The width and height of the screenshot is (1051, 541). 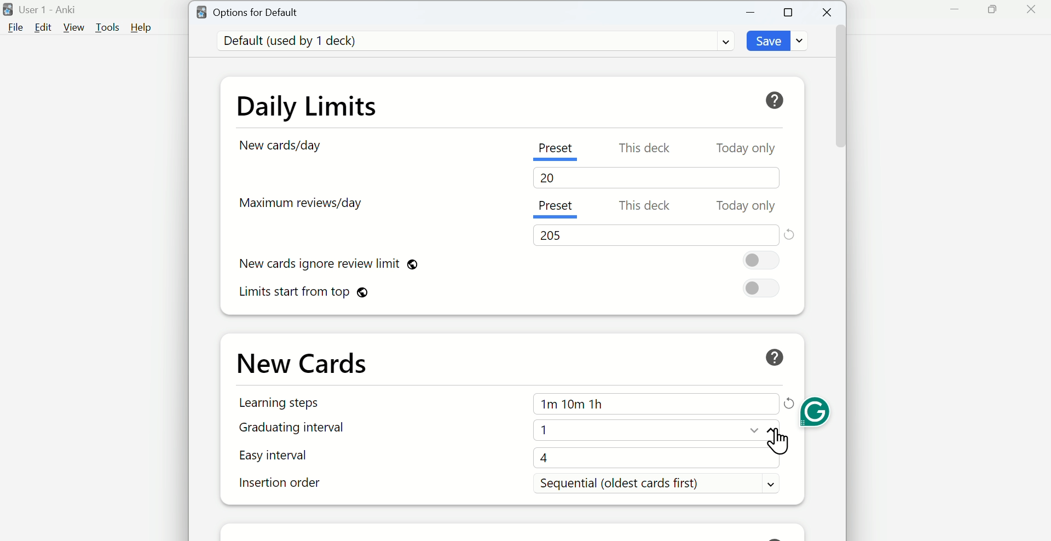 What do you see at coordinates (1033, 11) in the screenshot?
I see `Close` at bounding box center [1033, 11].